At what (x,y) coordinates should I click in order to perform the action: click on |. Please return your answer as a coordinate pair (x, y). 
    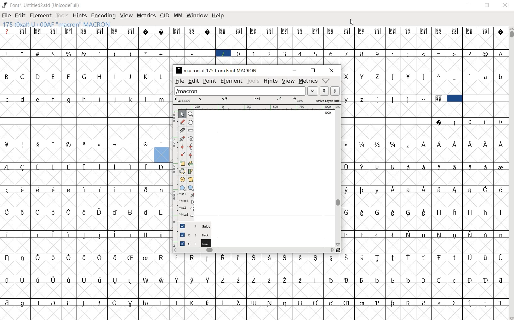
    Looking at the image, I should click on (394, 99).